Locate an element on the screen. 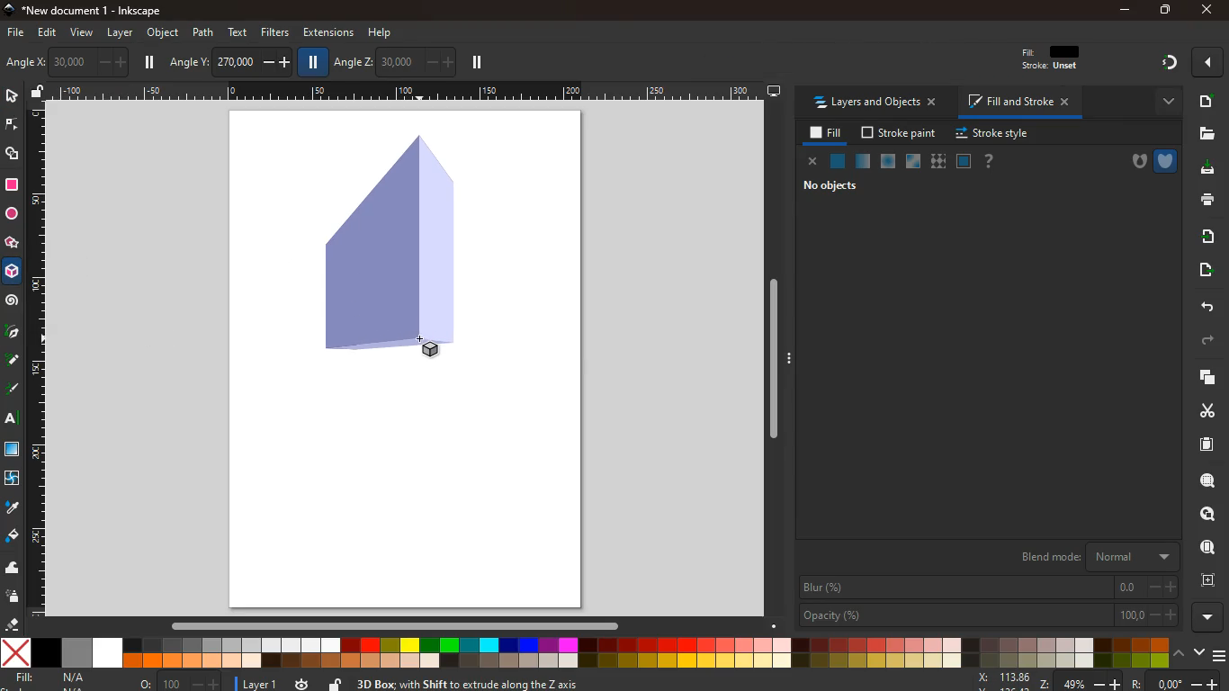  square is located at coordinates (12, 184).